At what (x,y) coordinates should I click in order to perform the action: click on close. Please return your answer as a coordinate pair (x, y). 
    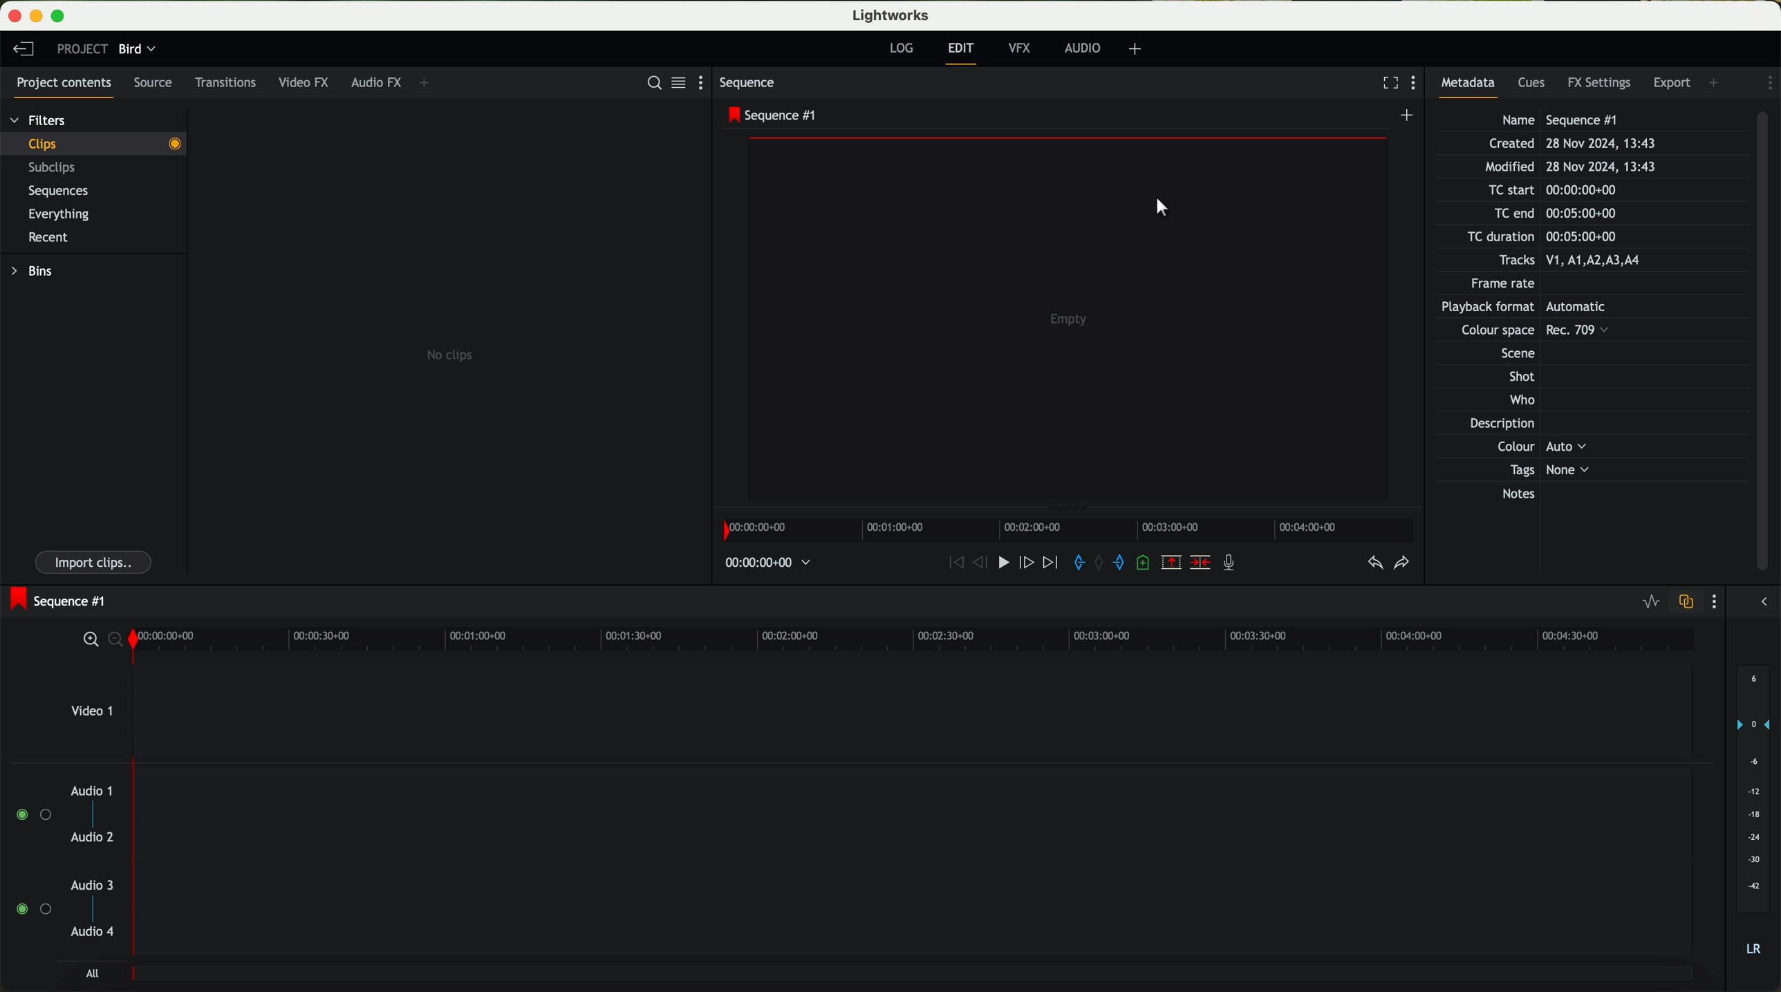
    Looking at the image, I should click on (11, 11).